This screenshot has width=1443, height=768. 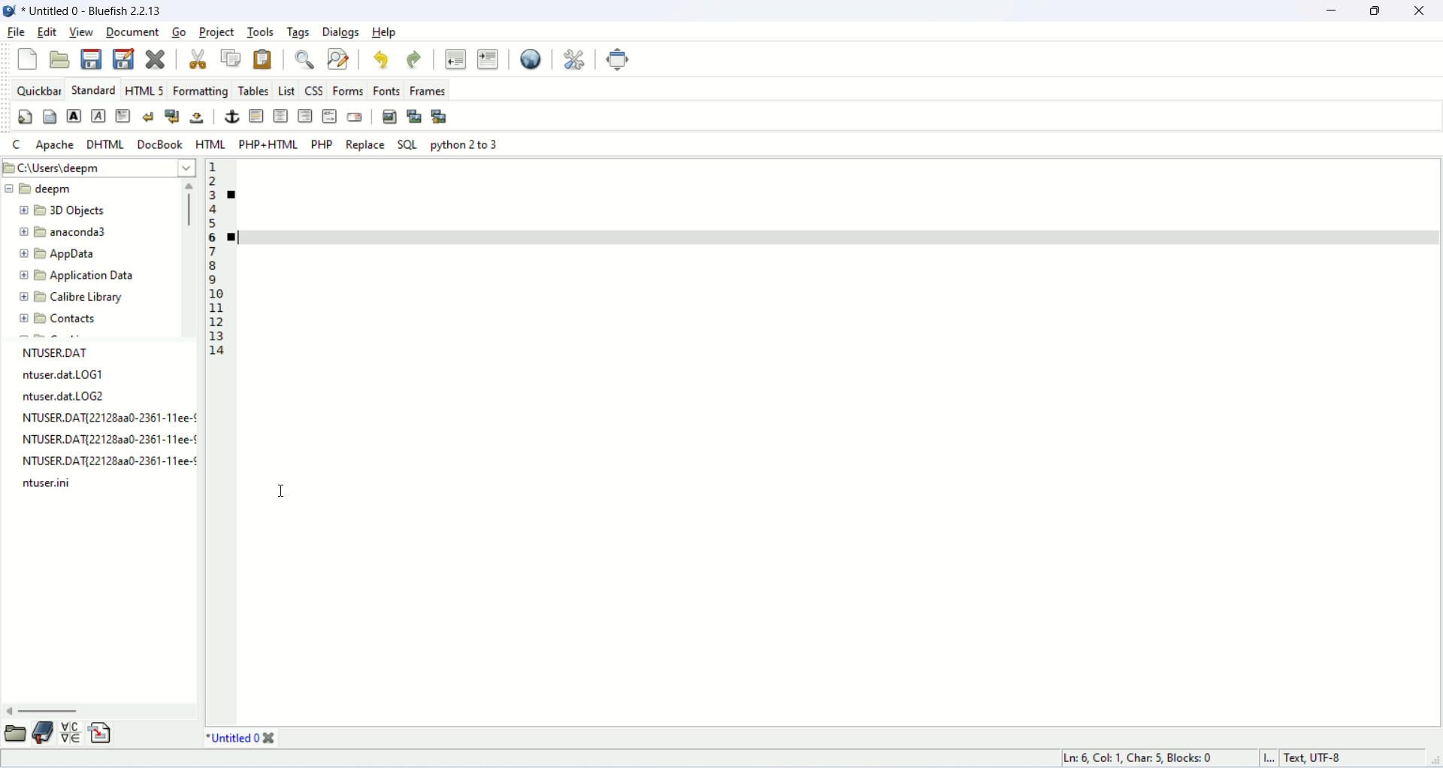 I want to click on cursor position, so click(x=1145, y=759).